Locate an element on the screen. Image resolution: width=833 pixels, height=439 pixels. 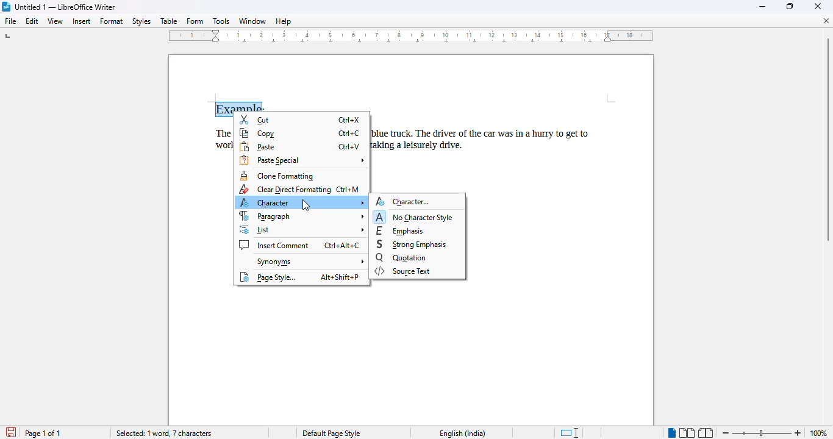
paste special is located at coordinates (302, 160).